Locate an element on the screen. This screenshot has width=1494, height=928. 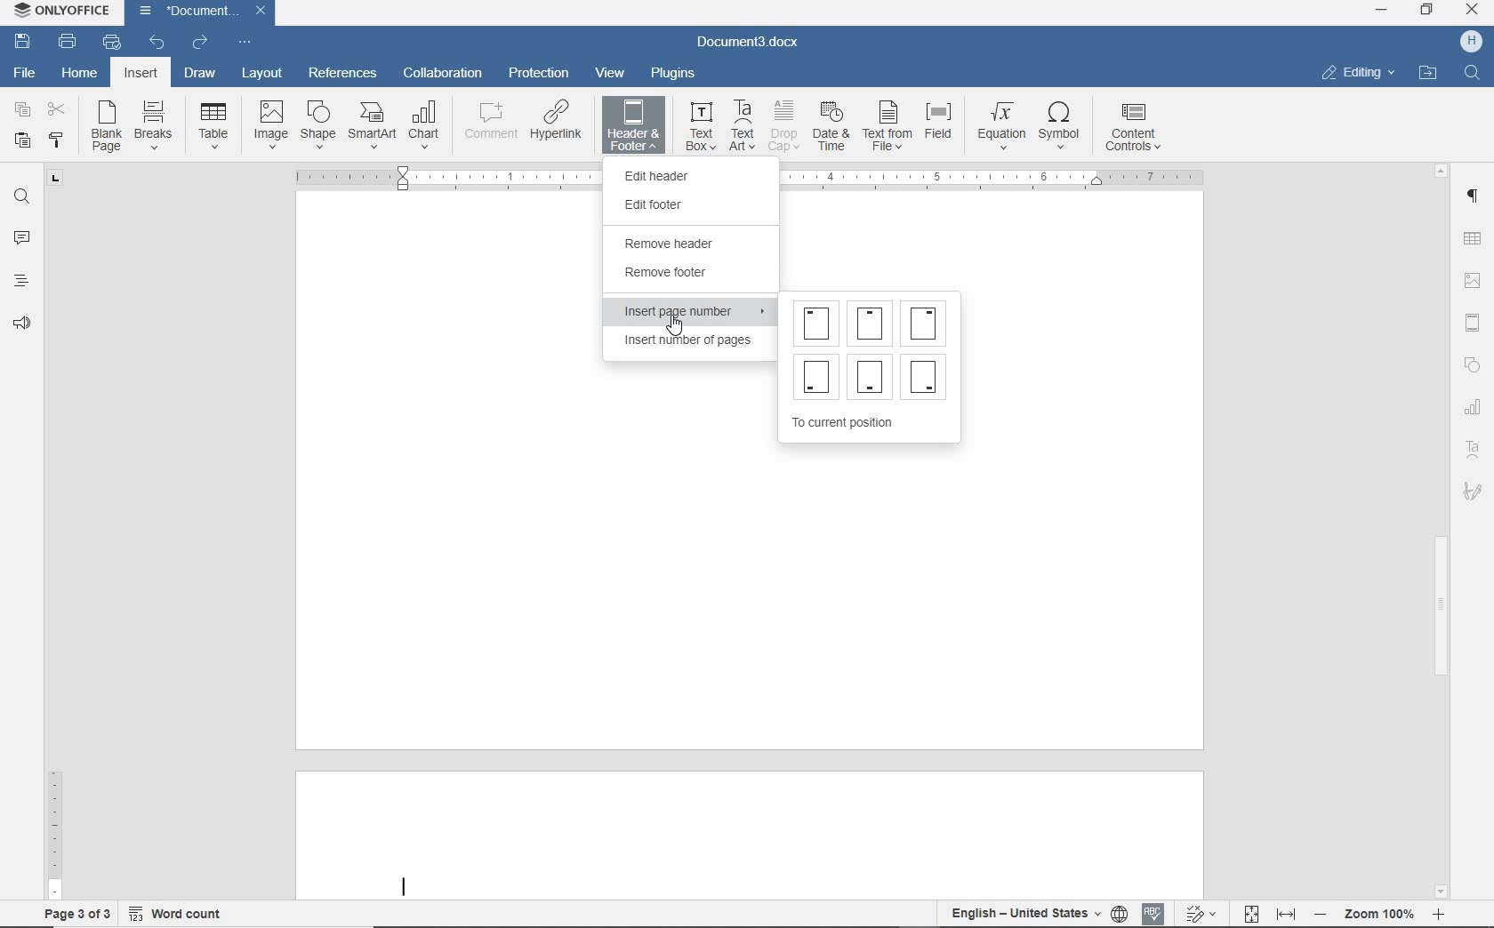
UNDO is located at coordinates (159, 41).